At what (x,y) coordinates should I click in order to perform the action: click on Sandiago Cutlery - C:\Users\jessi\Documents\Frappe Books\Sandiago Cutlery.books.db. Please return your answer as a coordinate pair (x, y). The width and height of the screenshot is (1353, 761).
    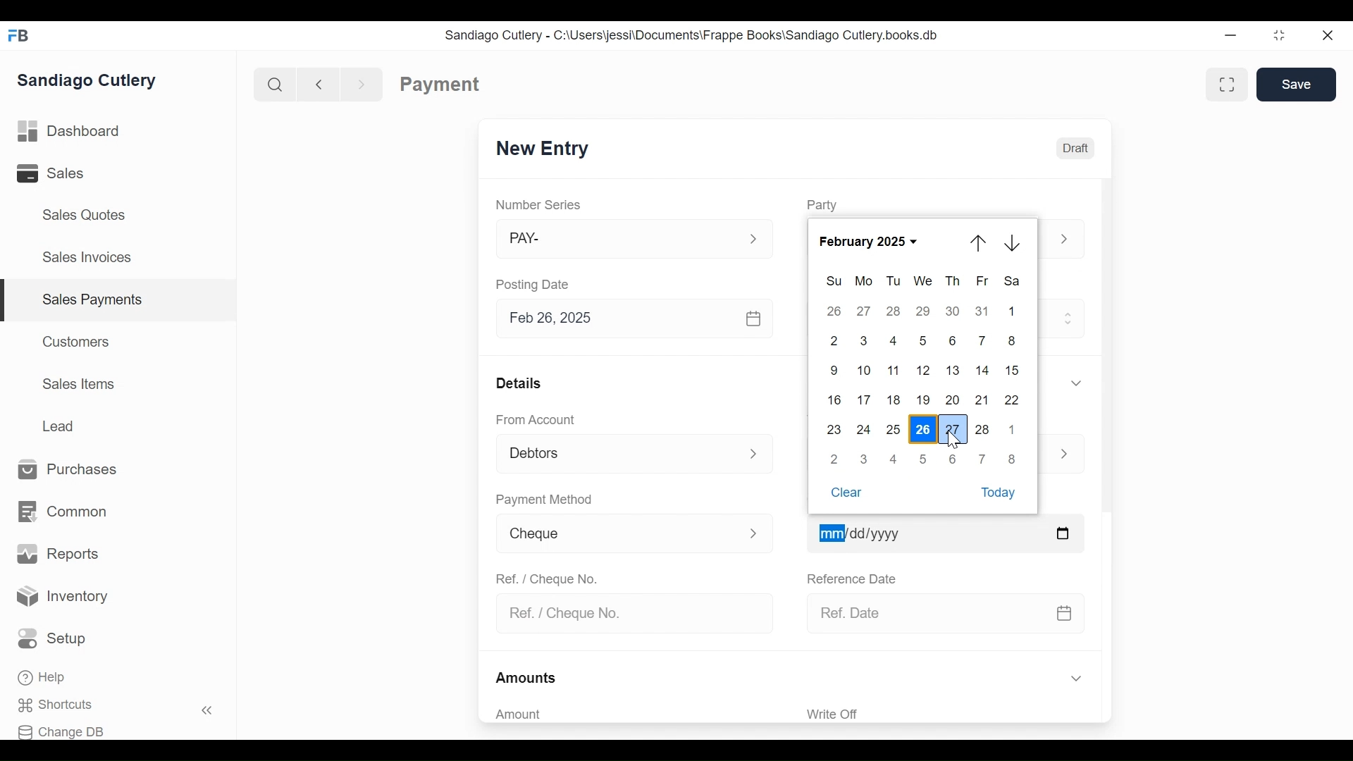
    Looking at the image, I should click on (691, 35).